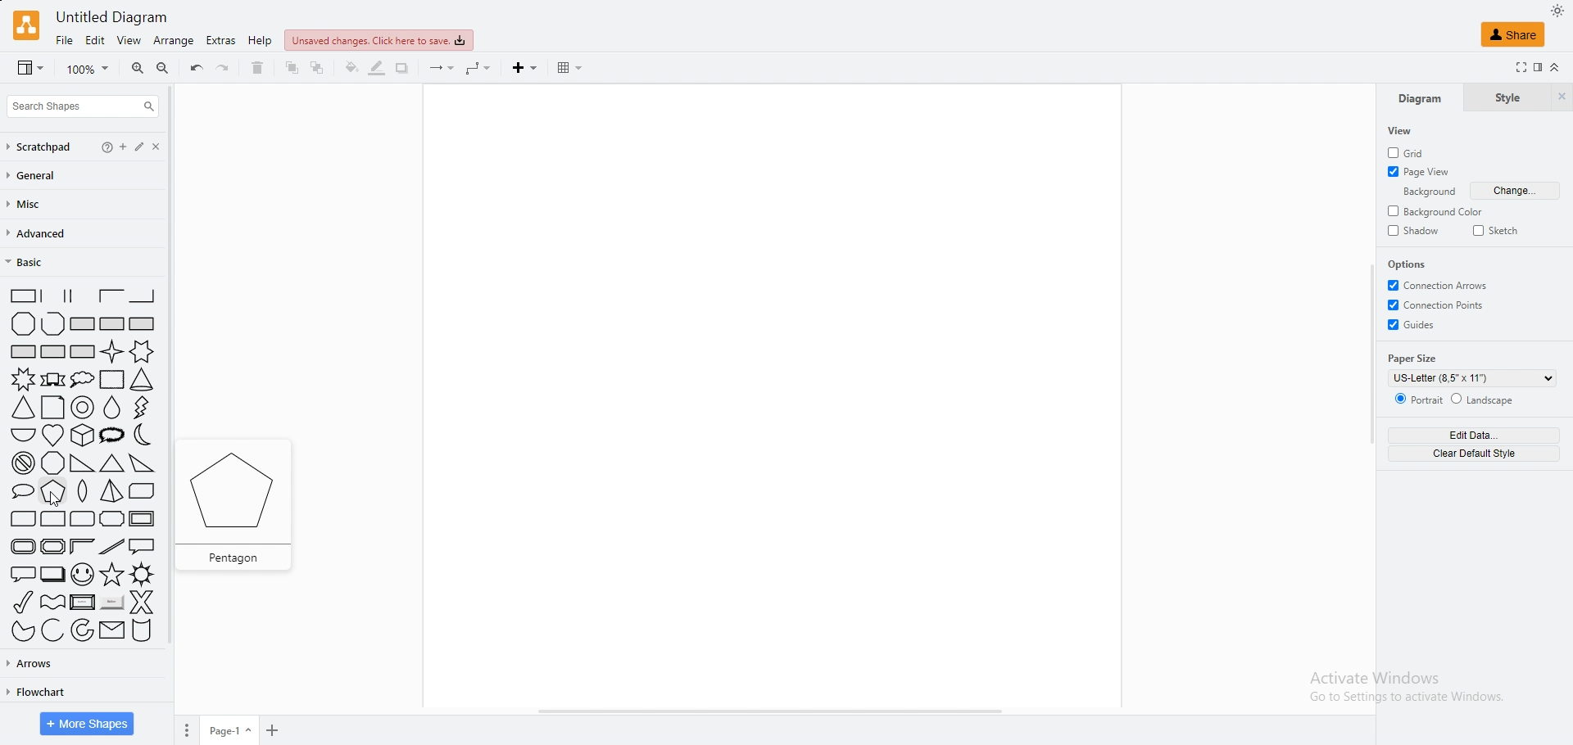 This screenshot has width=1573, height=745. Describe the element at coordinates (112, 520) in the screenshot. I see `plaque` at that location.